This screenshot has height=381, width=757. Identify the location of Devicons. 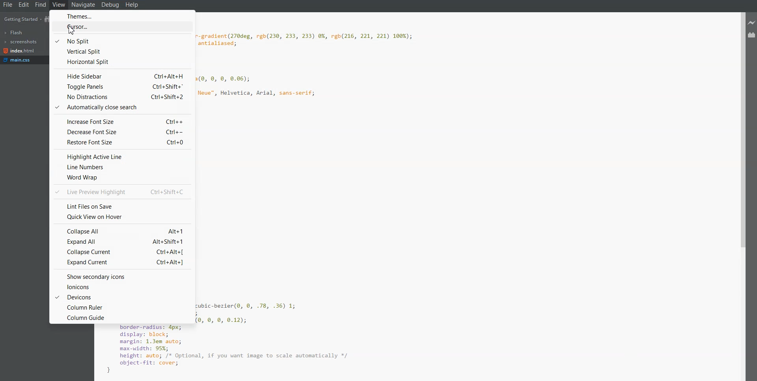
(122, 297).